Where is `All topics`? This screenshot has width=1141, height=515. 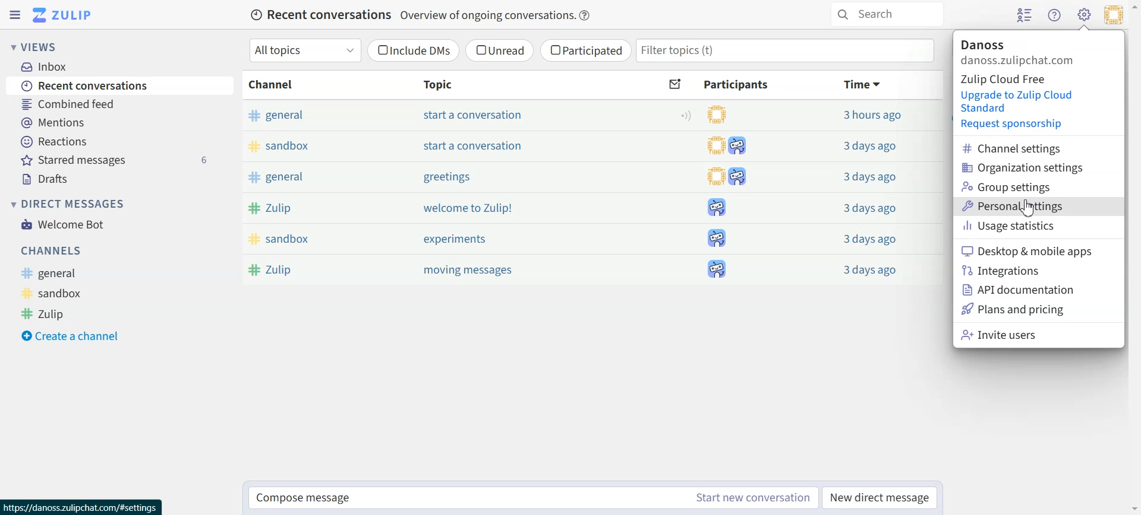
All topics is located at coordinates (306, 51).